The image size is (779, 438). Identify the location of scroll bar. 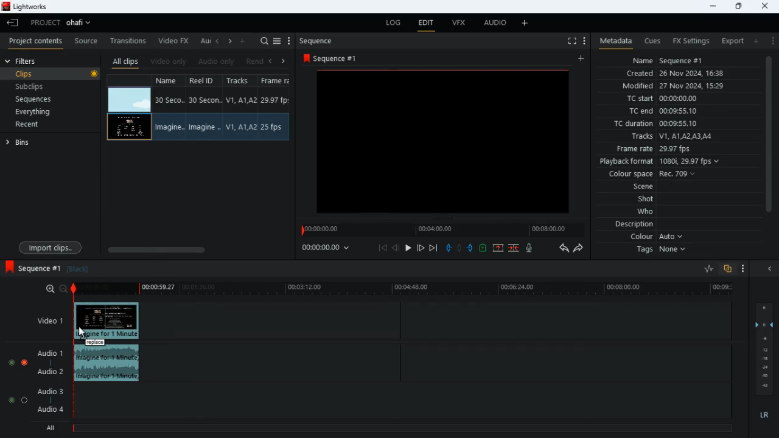
(195, 249).